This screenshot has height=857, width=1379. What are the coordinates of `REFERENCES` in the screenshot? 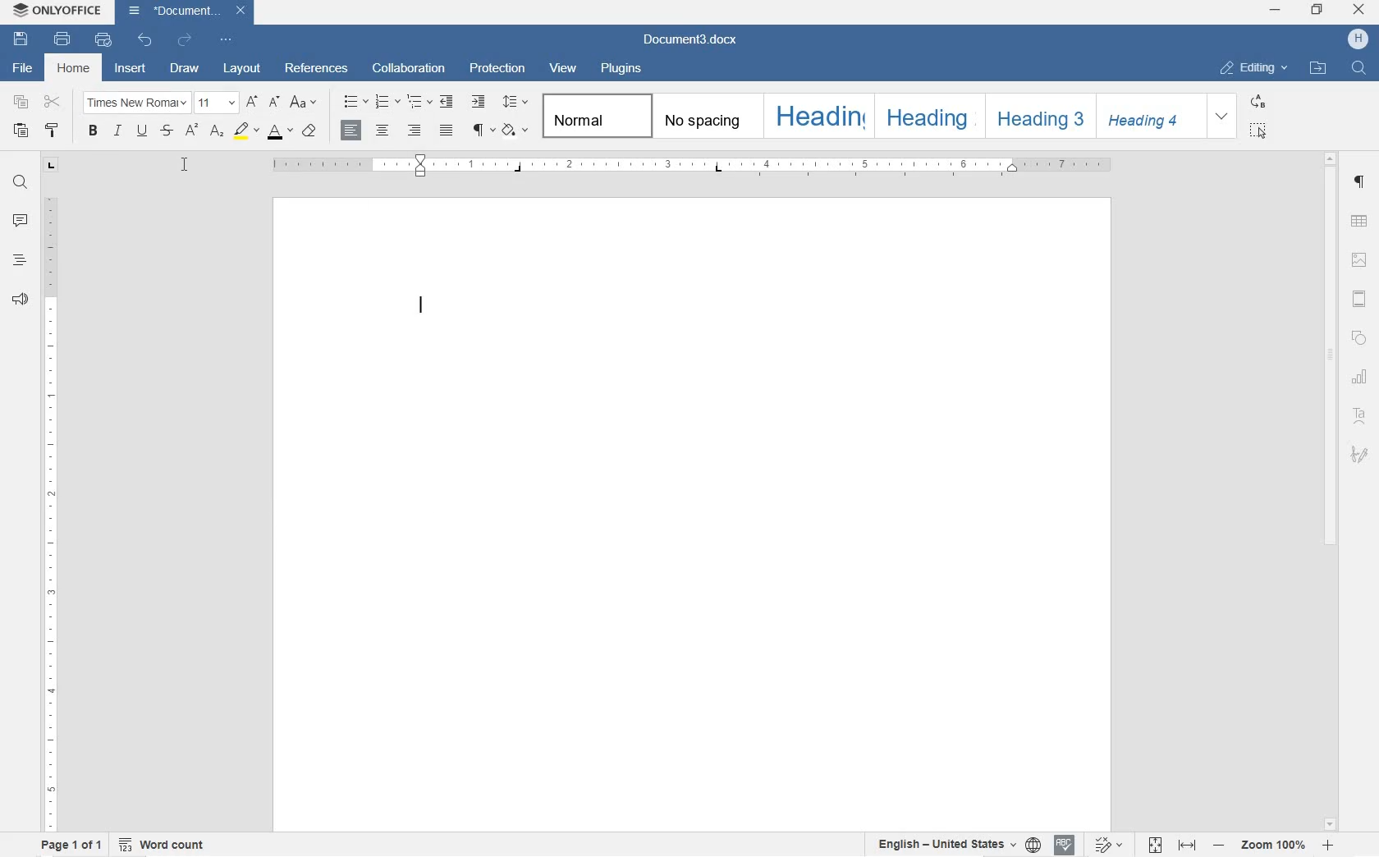 It's located at (316, 68).